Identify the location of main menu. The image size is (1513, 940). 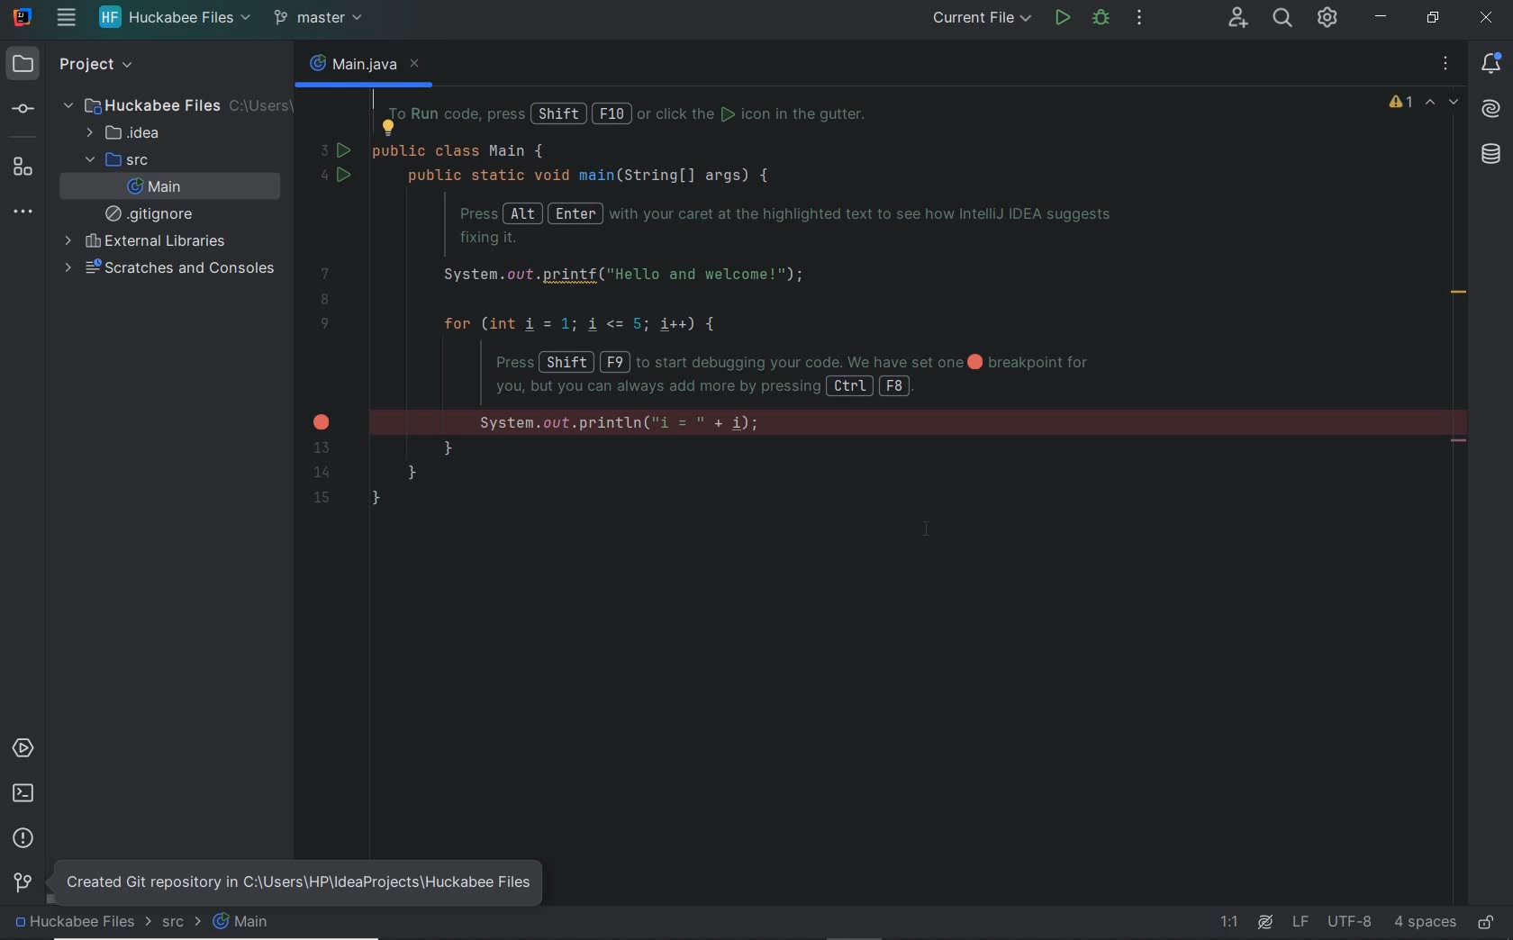
(59, 18).